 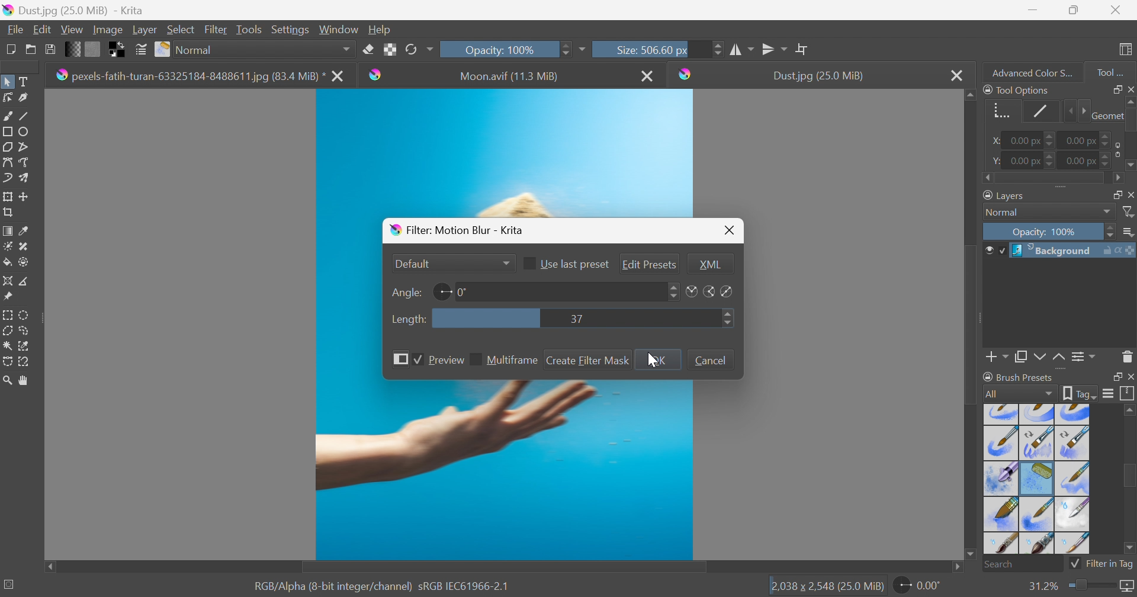 What do you see at coordinates (1026, 161) in the screenshot?
I see `0.00 px` at bounding box center [1026, 161].